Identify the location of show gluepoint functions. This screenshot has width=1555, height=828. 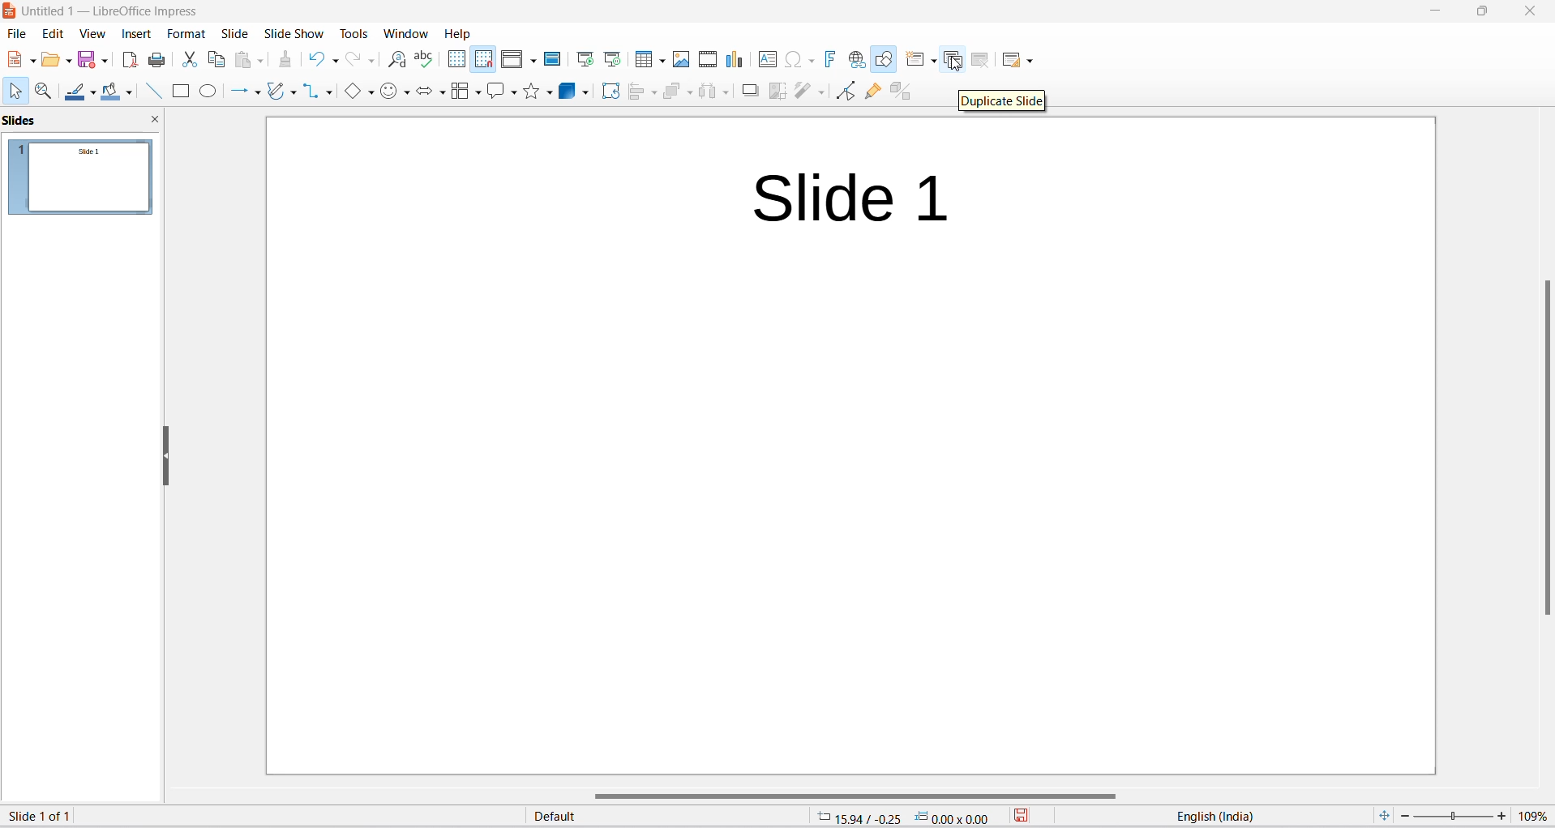
(871, 91).